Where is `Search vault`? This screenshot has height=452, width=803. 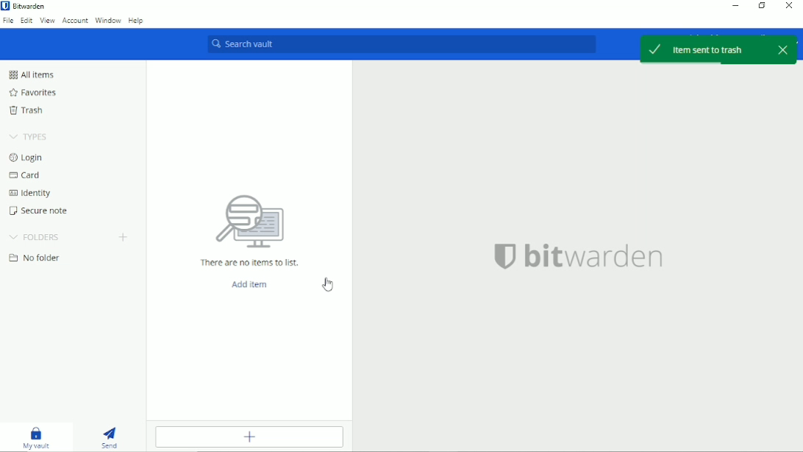 Search vault is located at coordinates (396, 45).